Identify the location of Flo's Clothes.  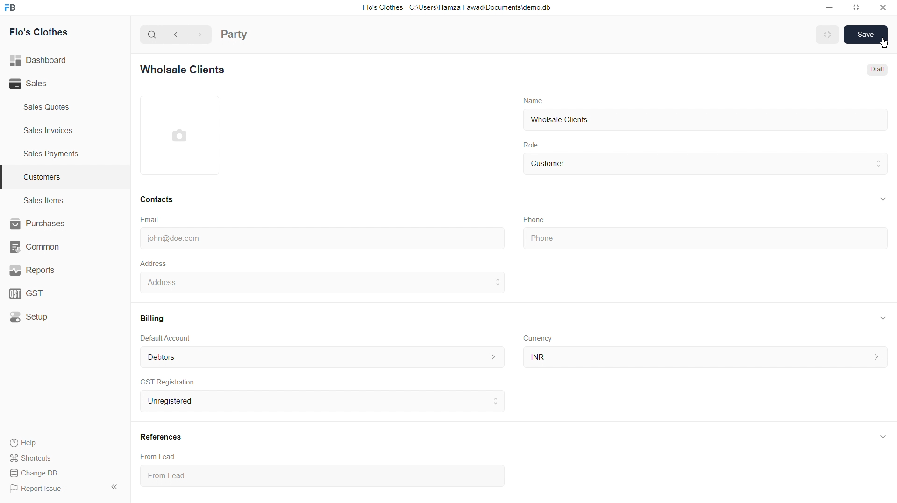
(36, 34).